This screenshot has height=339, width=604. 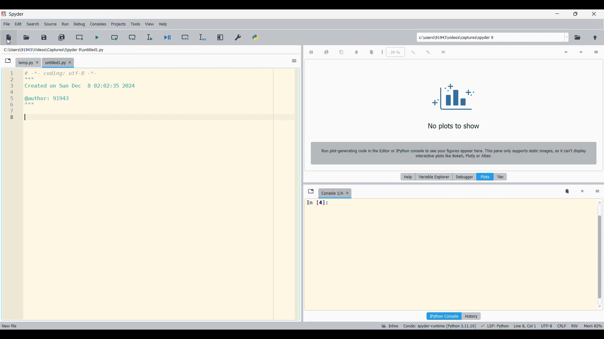 I want to click on Debugger, so click(x=465, y=177).